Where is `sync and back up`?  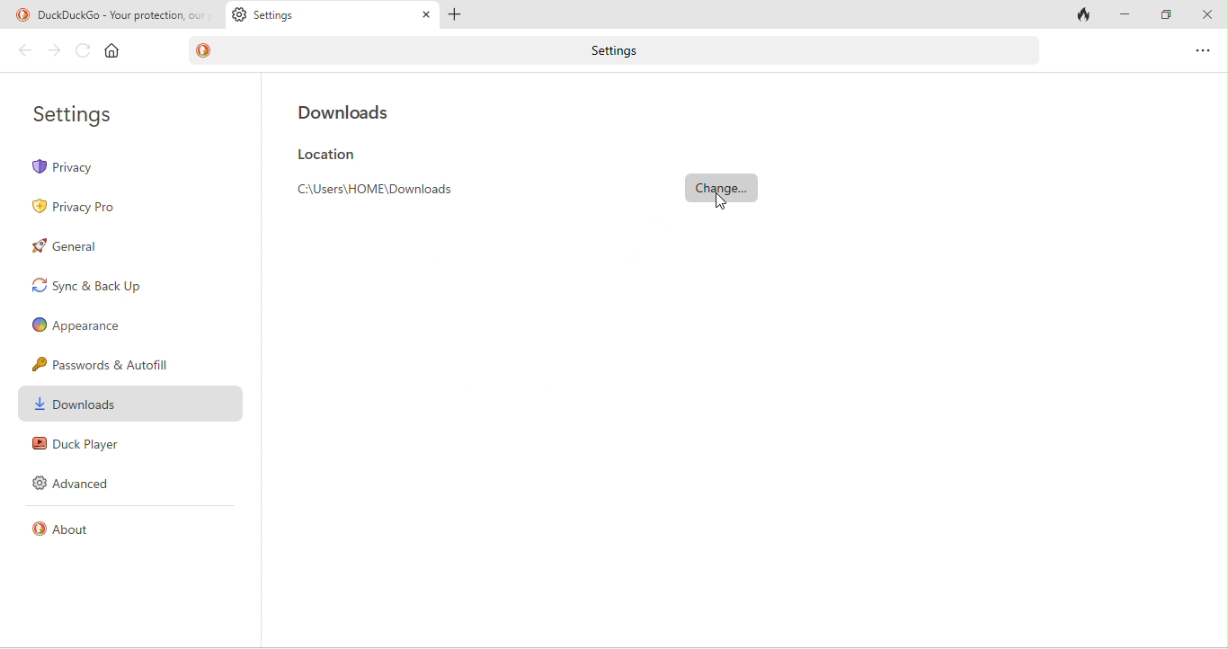
sync and back up is located at coordinates (95, 289).